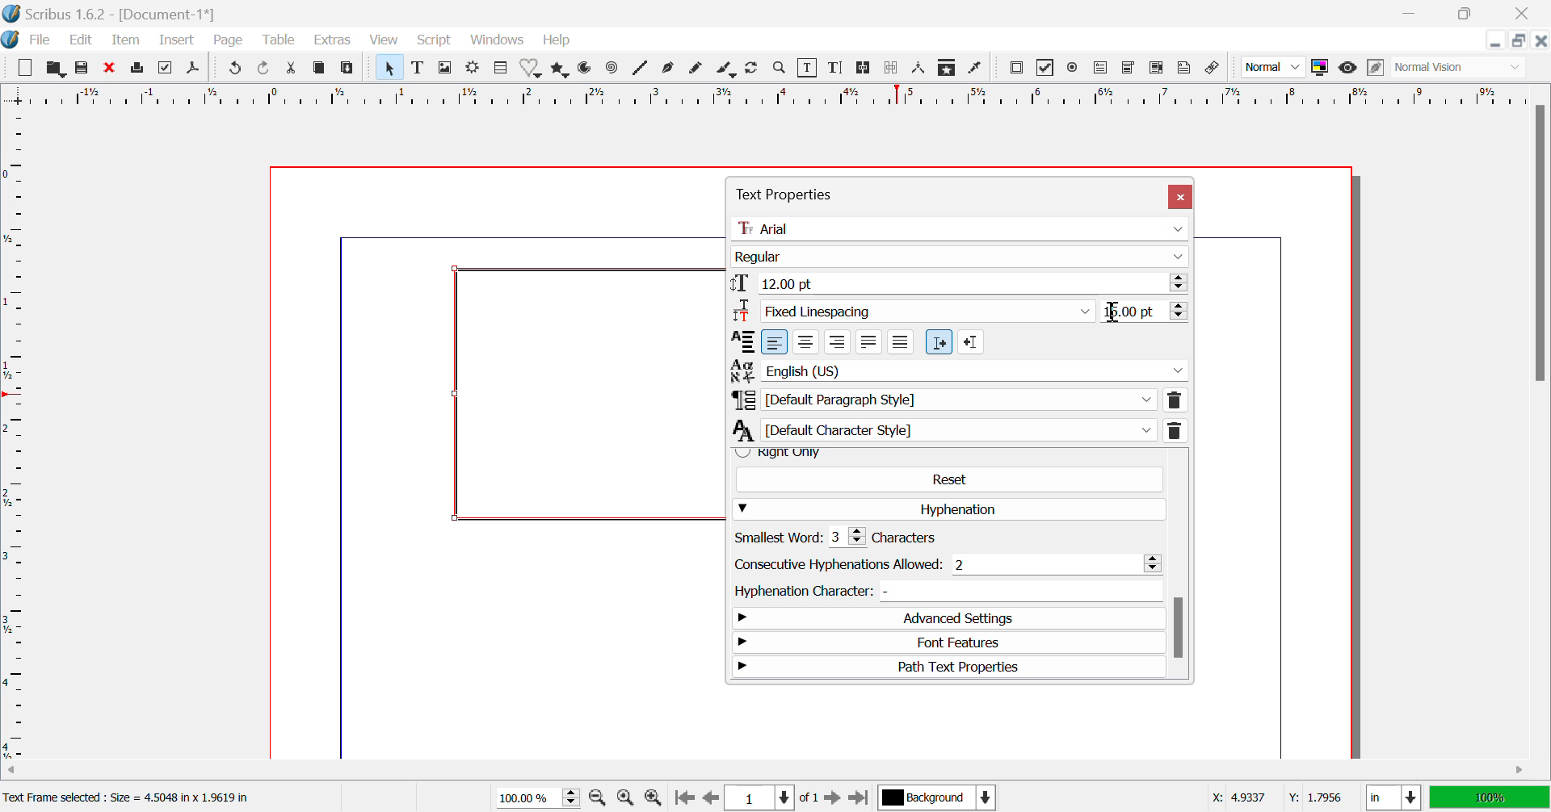  Describe the element at coordinates (197, 69) in the screenshot. I see `Save as Pdf` at that location.